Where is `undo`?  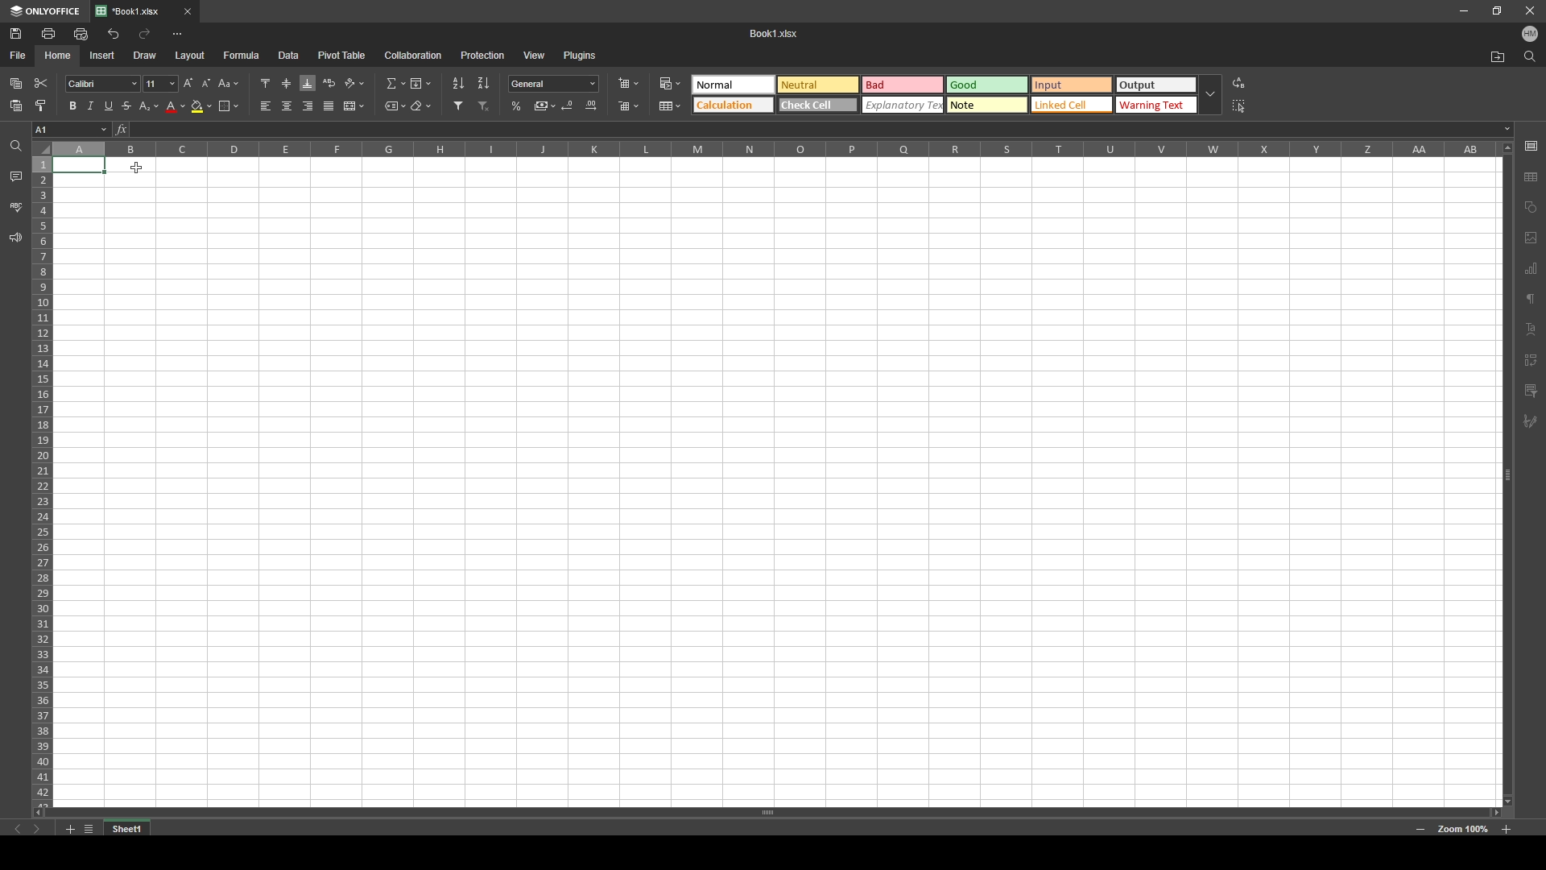 undo is located at coordinates (113, 35).